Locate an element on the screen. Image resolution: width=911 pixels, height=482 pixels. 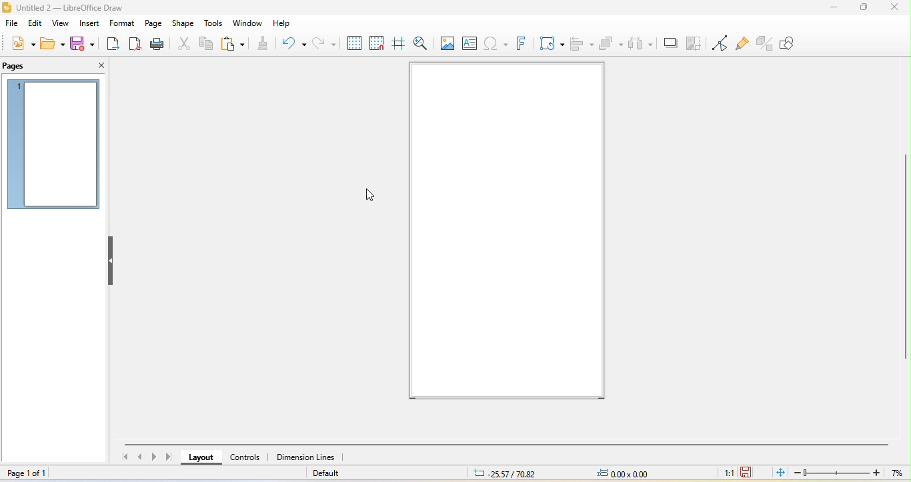
export is located at coordinates (113, 45).